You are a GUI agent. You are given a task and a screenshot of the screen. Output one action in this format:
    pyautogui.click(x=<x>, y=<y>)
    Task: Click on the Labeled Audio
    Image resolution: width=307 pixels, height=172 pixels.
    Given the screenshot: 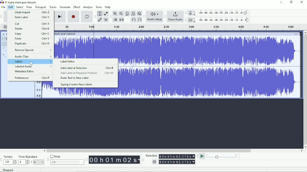 What is the action you would take?
    pyautogui.click(x=33, y=67)
    